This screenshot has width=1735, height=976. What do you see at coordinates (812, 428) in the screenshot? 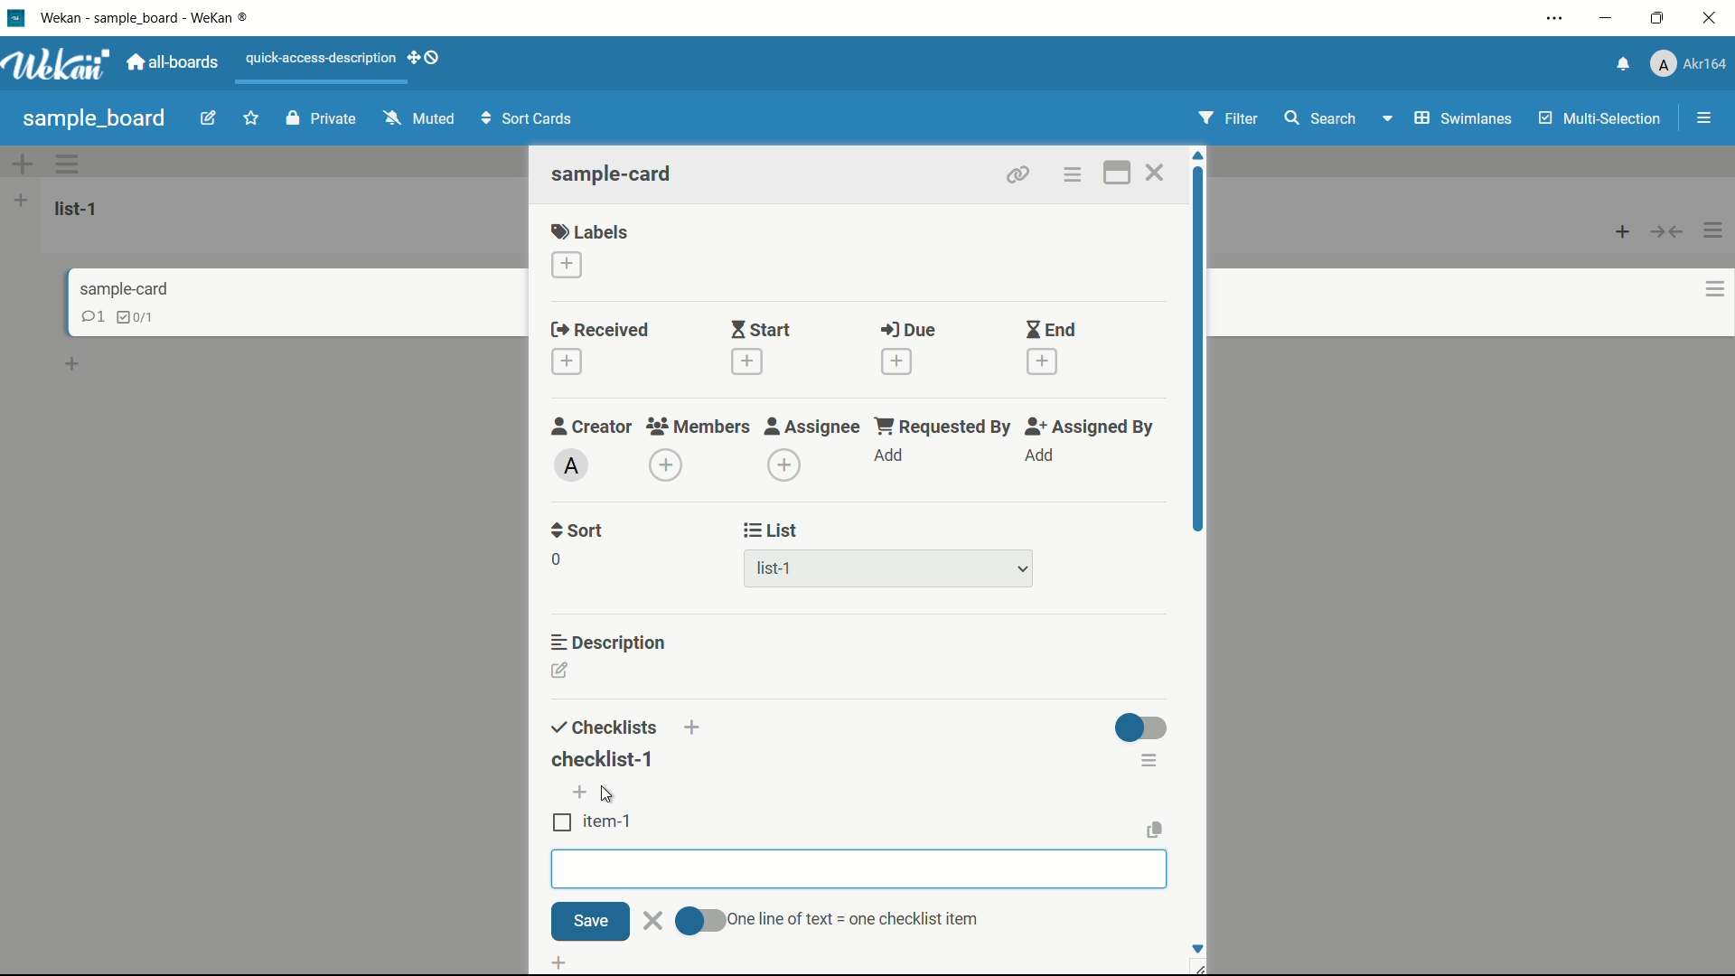
I see `assignee` at bounding box center [812, 428].